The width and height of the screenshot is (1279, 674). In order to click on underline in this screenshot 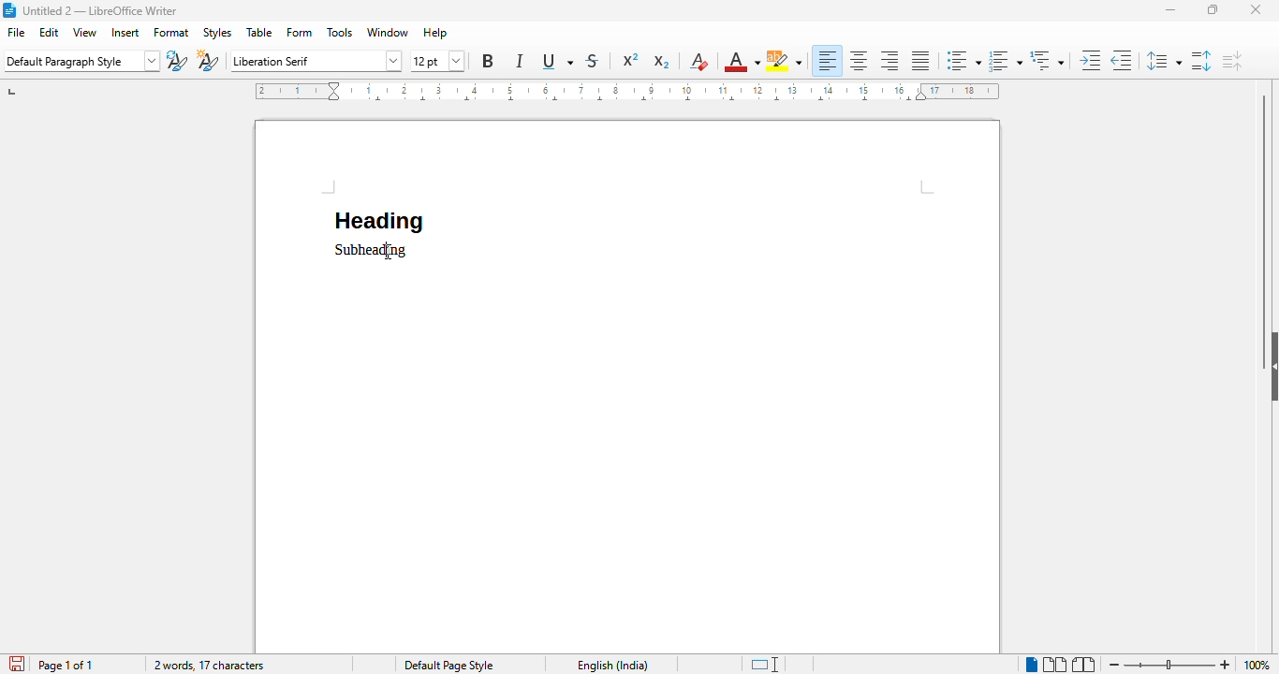, I will do `click(555, 62)`.